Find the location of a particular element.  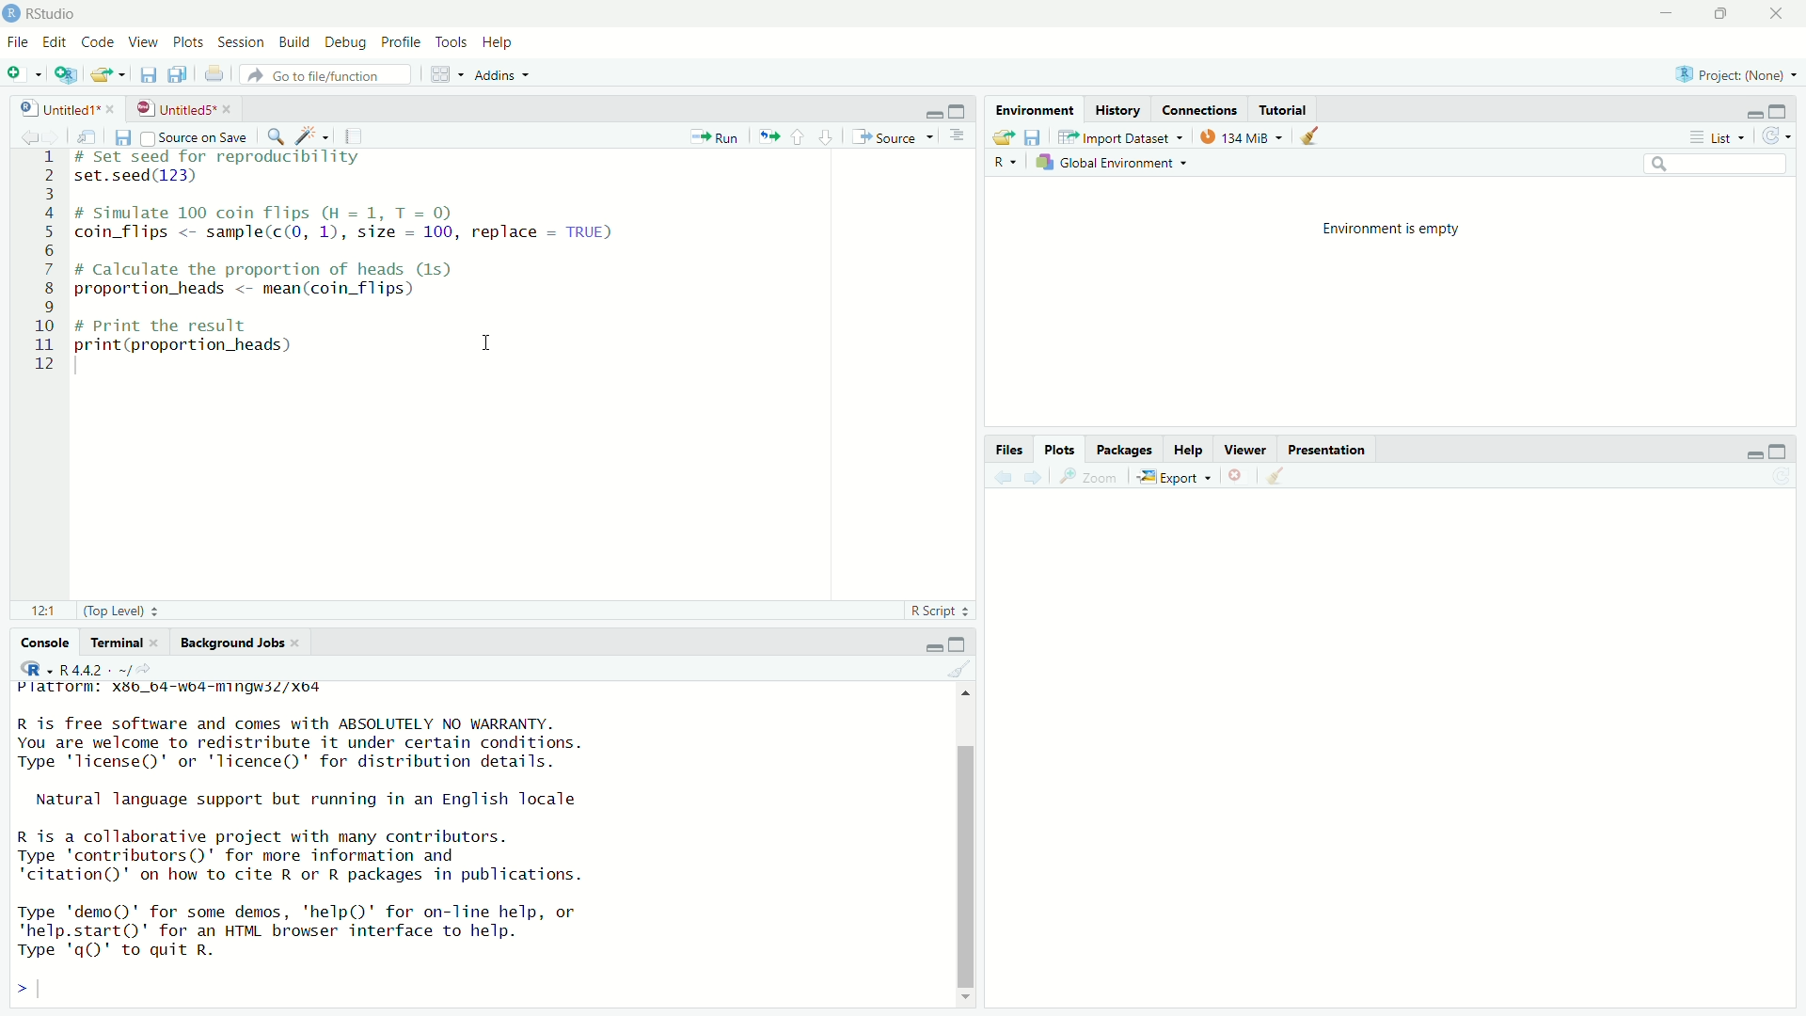

save all open documents is located at coordinates (181, 75).